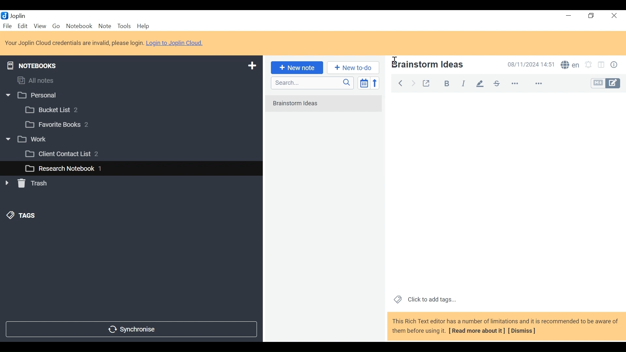 The height and width of the screenshot is (352, 626). Describe the element at coordinates (80, 26) in the screenshot. I see `Notebook` at that location.